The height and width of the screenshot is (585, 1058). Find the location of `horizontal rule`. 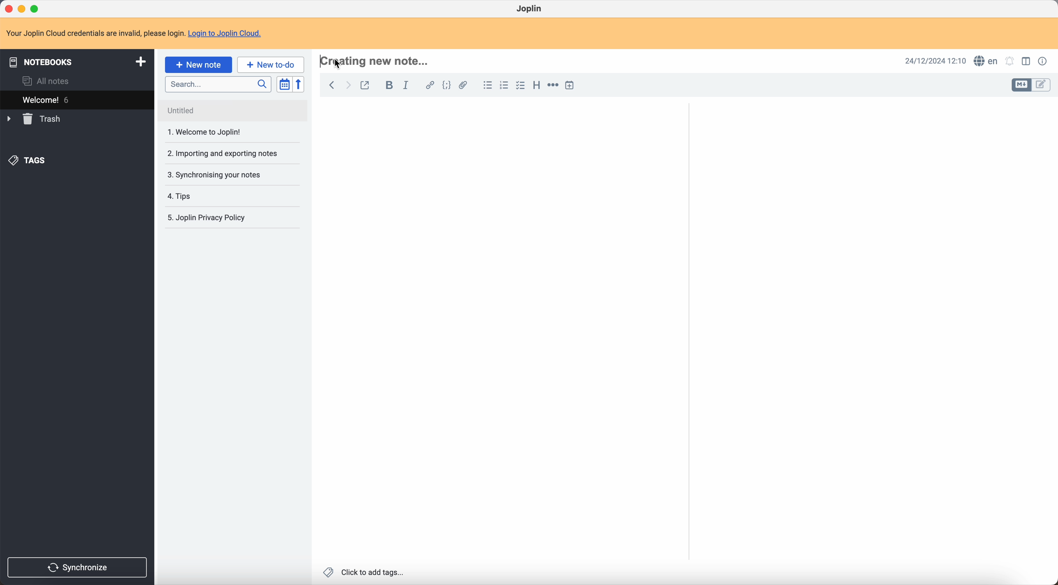

horizontal rule is located at coordinates (552, 87).